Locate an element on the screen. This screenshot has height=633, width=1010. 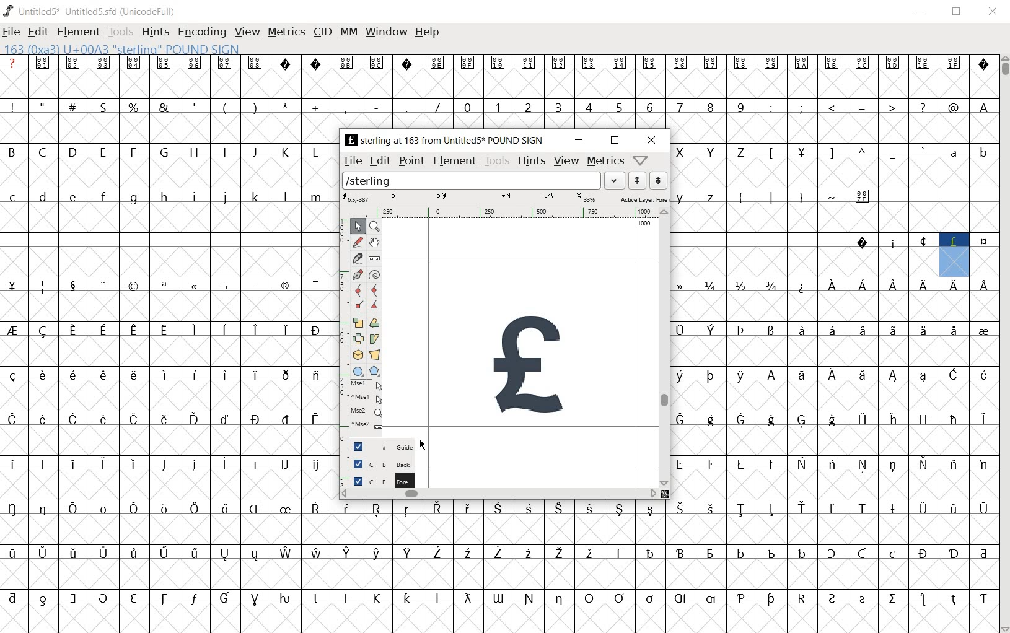
Symbol is located at coordinates (437, 599).